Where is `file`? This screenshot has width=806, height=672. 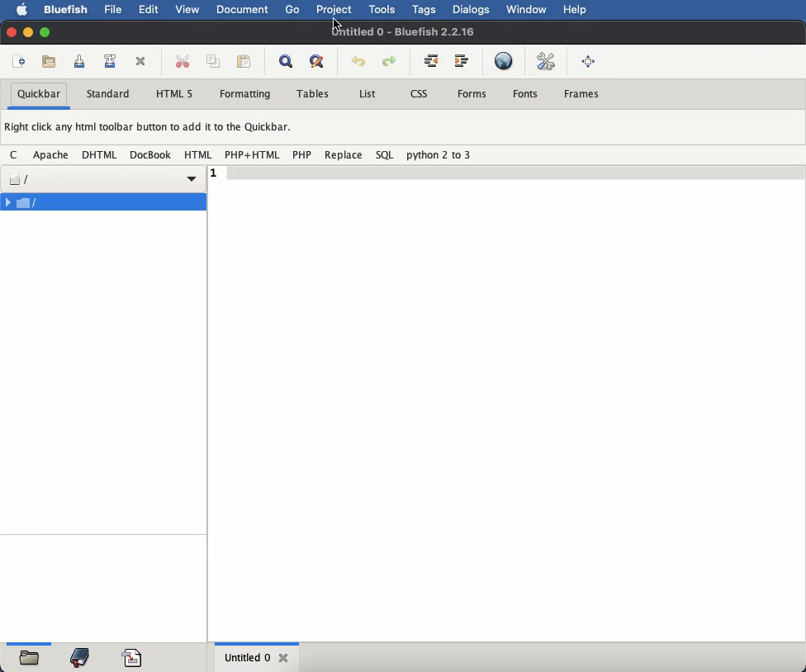 file is located at coordinates (102, 180).